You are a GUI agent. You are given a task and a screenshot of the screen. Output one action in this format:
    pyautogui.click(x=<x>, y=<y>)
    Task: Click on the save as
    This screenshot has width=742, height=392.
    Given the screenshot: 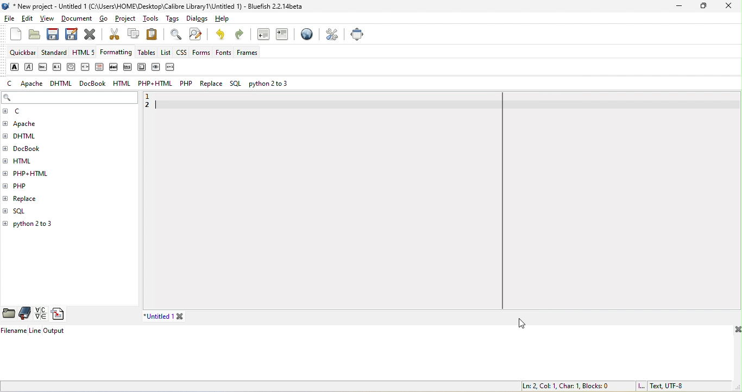 What is the action you would take?
    pyautogui.click(x=70, y=34)
    